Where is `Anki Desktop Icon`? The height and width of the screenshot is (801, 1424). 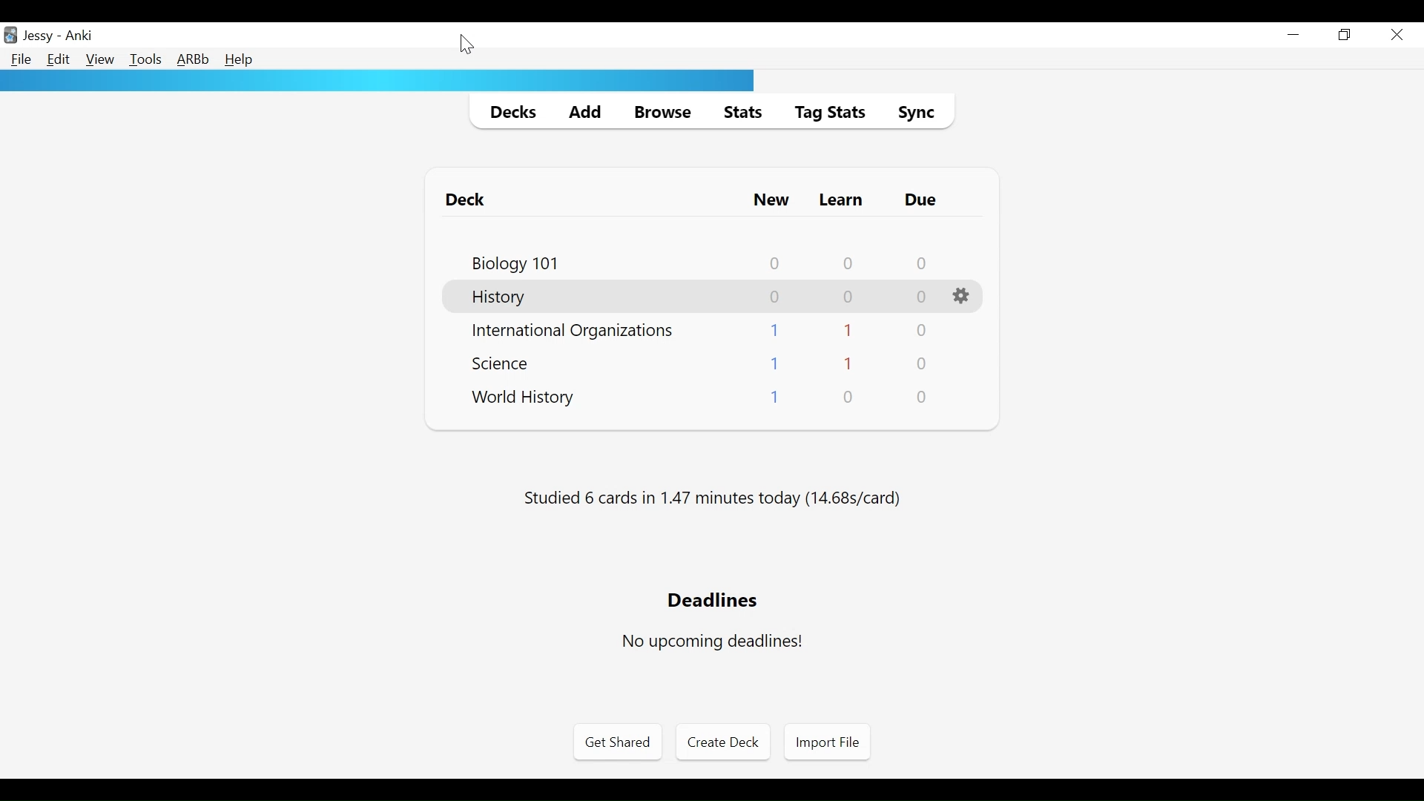 Anki Desktop Icon is located at coordinates (12, 34).